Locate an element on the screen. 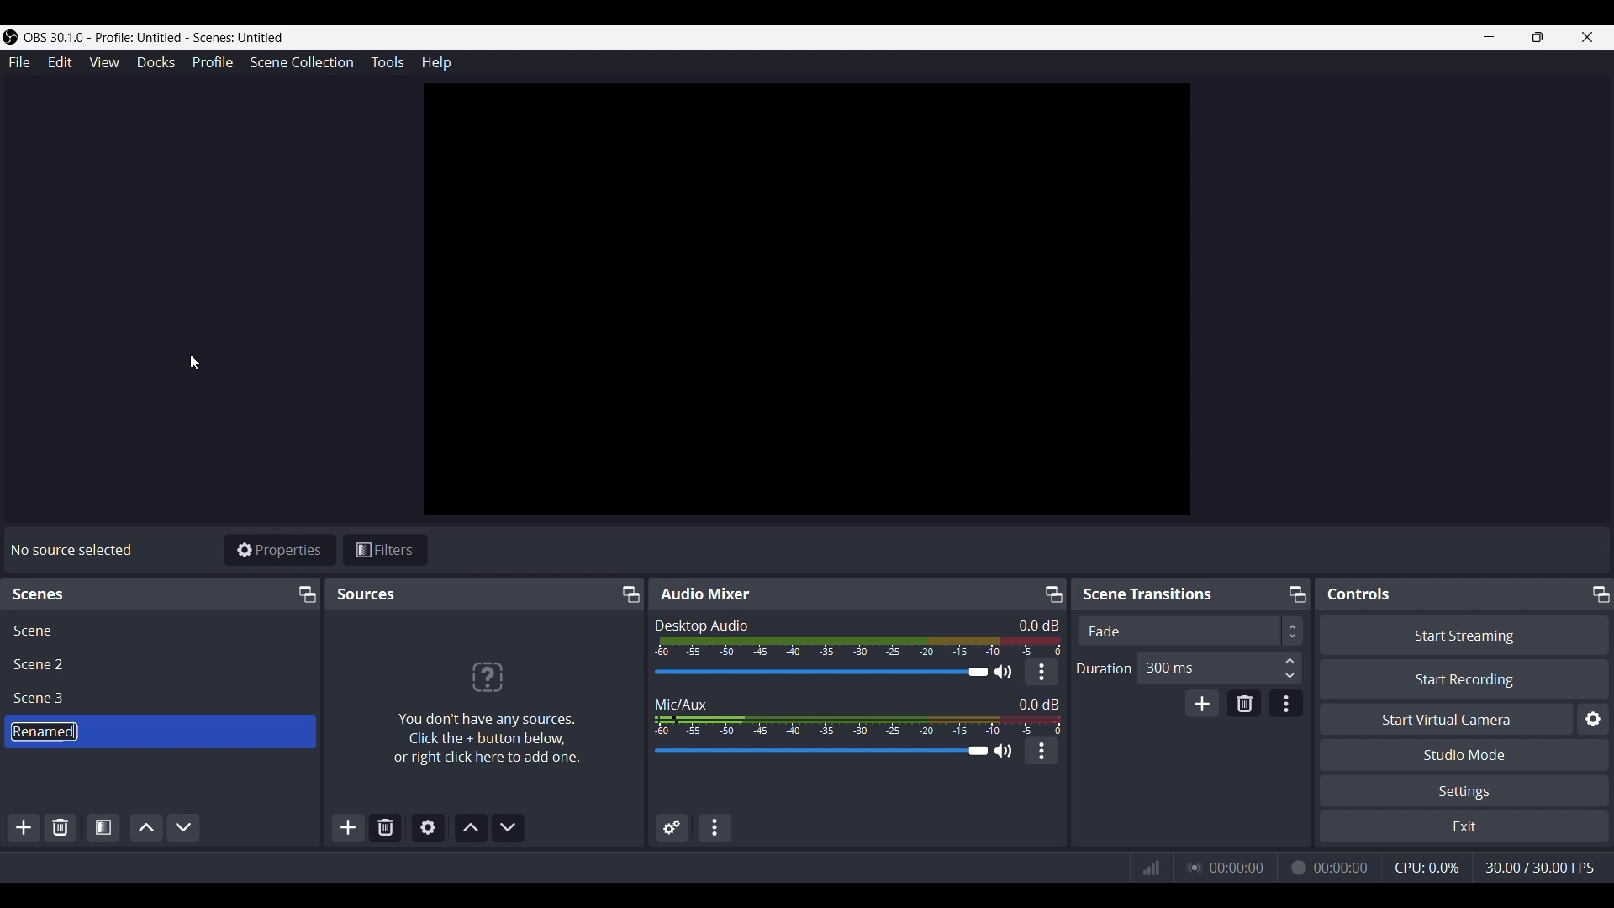 Image resolution: width=1614 pixels, height=908 pixels. add transition is located at coordinates (1202, 703).